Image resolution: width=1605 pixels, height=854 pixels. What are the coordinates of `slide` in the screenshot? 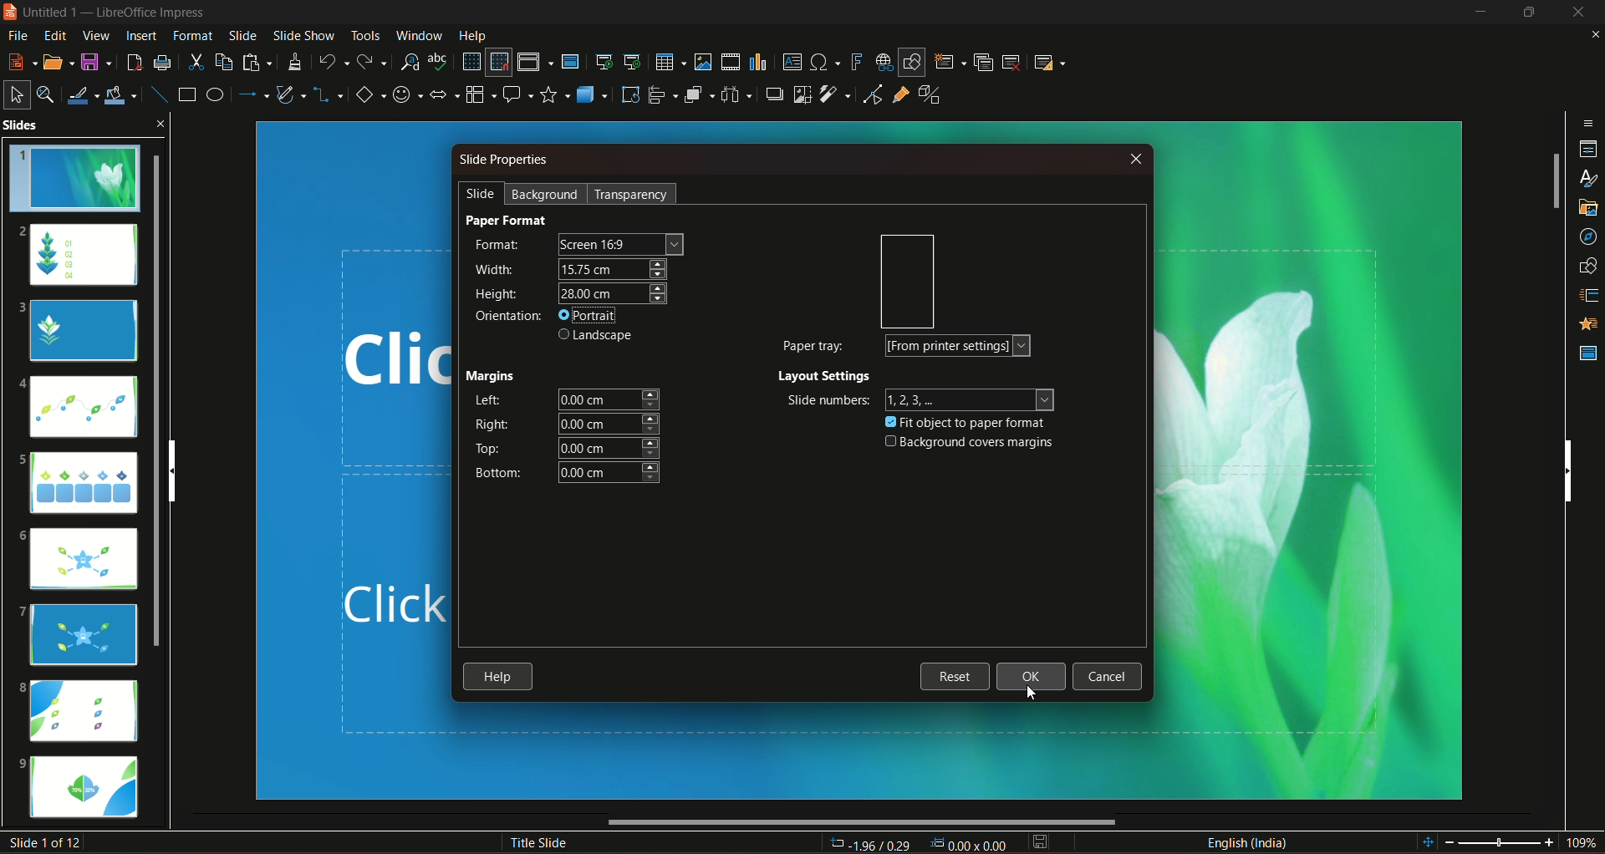 It's located at (476, 194).